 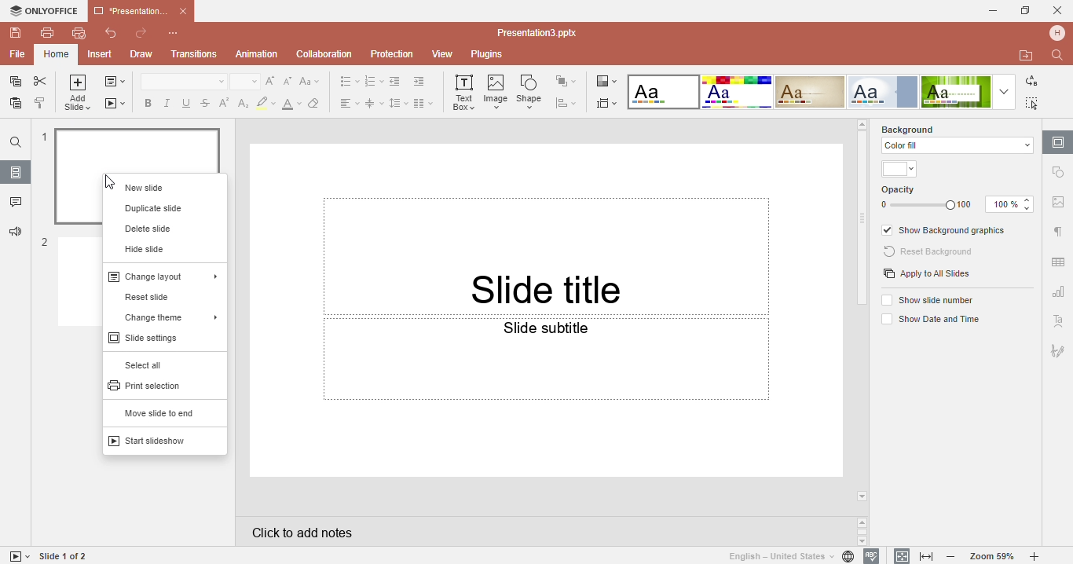 I want to click on Click to add notes, so click(x=544, y=531).